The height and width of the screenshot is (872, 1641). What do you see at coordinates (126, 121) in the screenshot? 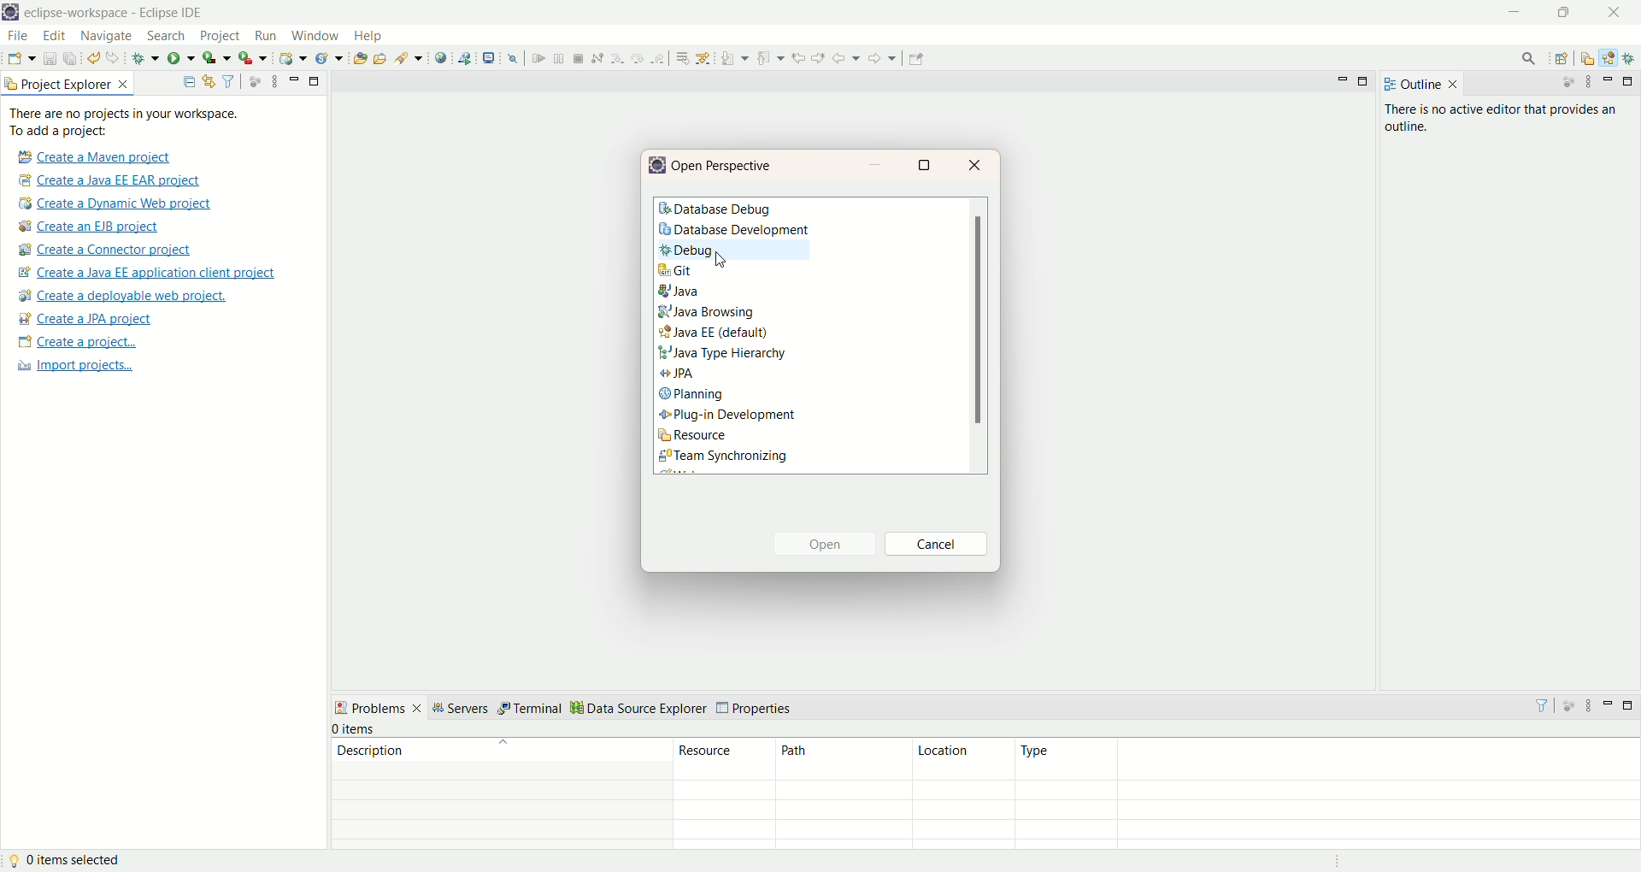
I see `There are no projects in your workspace. To add a project:` at bounding box center [126, 121].